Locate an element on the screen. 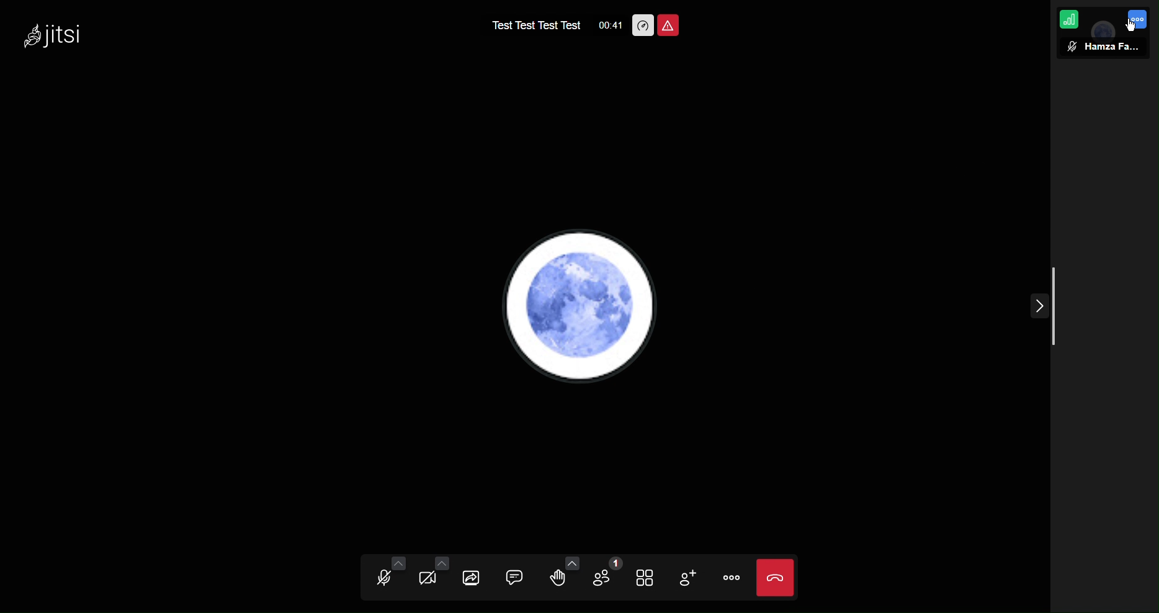 The width and height of the screenshot is (1159, 613). cursor is located at coordinates (1129, 28).